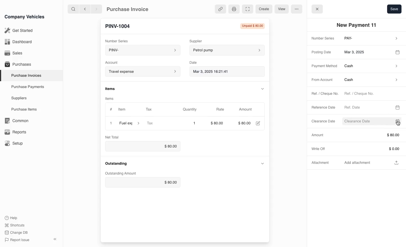 This screenshot has width=406, height=247. What do you see at coordinates (322, 94) in the screenshot?
I see `Ref. / Cheque No` at bounding box center [322, 94].